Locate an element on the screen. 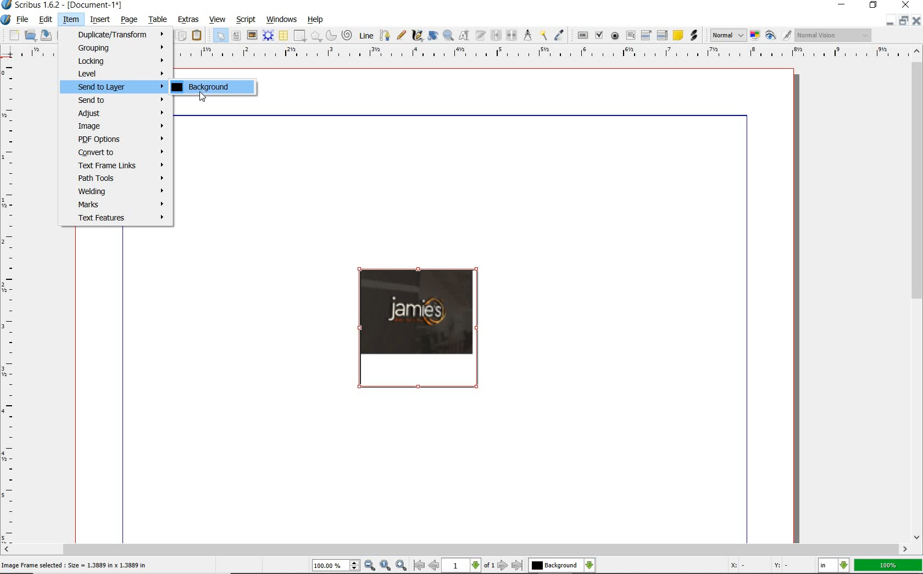 The height and width of the screenshot is (574, 923). copy item properties is located at coordinates (543, 35).